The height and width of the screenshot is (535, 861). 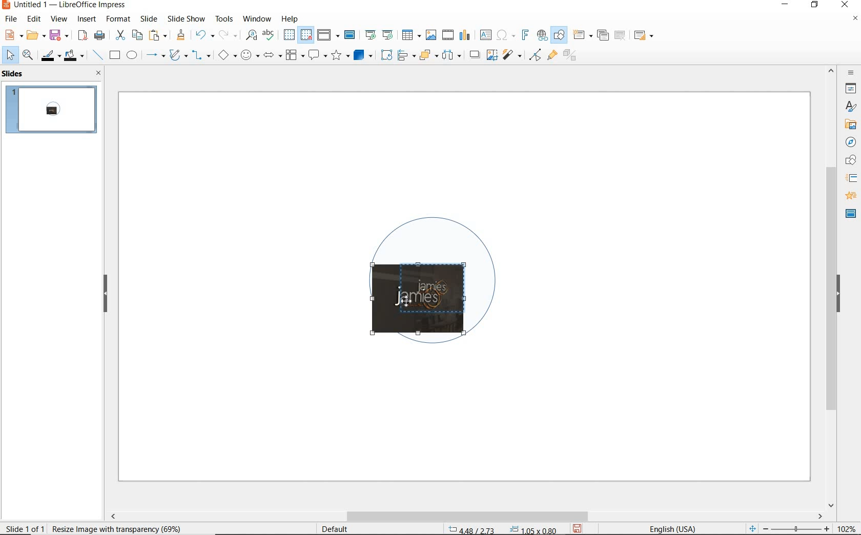 I want to click on styles, so click(x=851, y=107).